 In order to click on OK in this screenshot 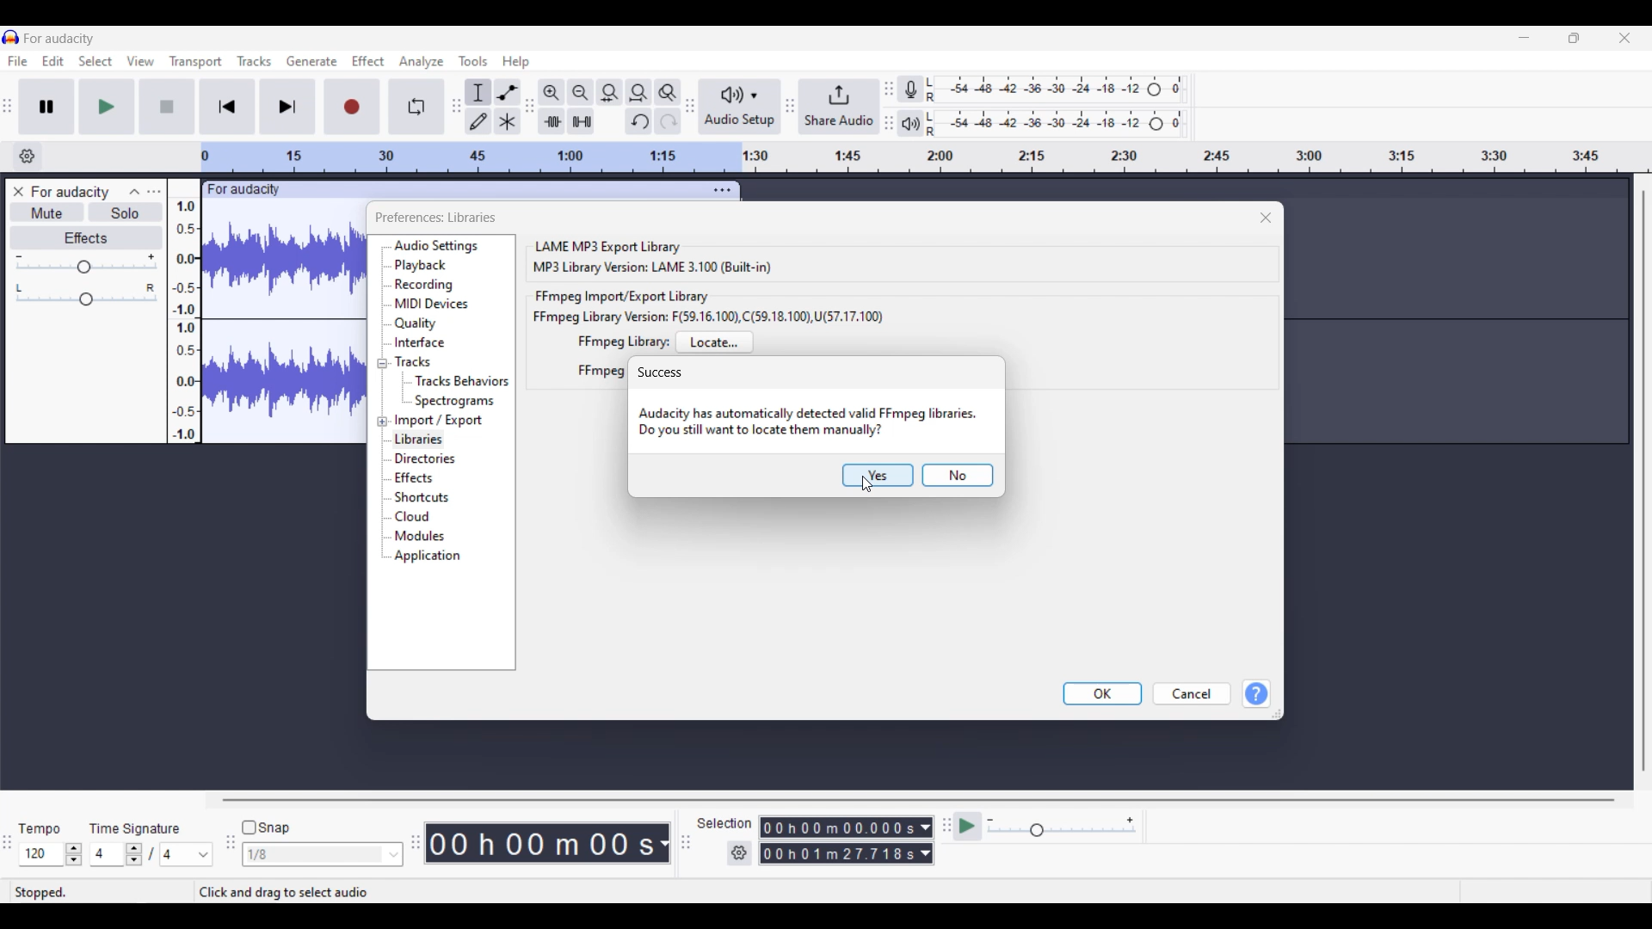, I will do `click(1101, 694)`.